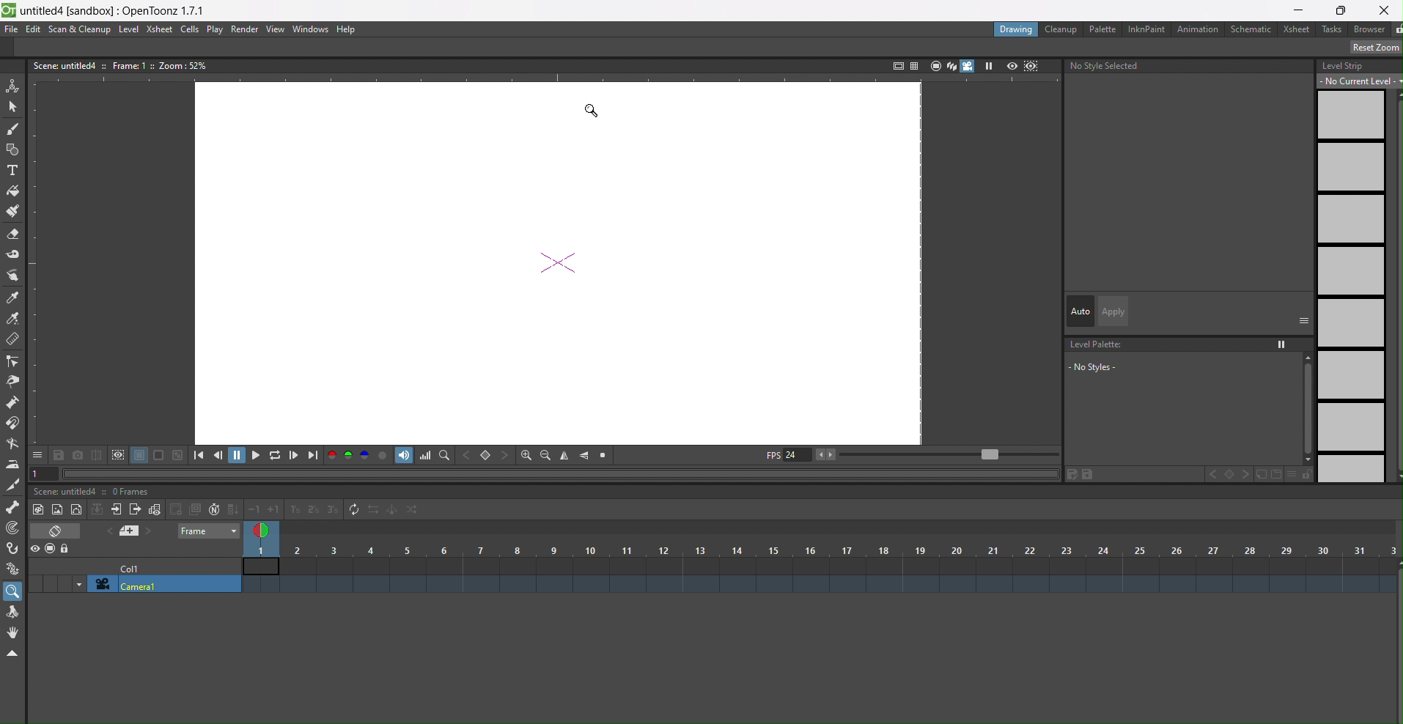  Describe the element at coordinates (13, 611) in the screenshot. I see `` at that location.